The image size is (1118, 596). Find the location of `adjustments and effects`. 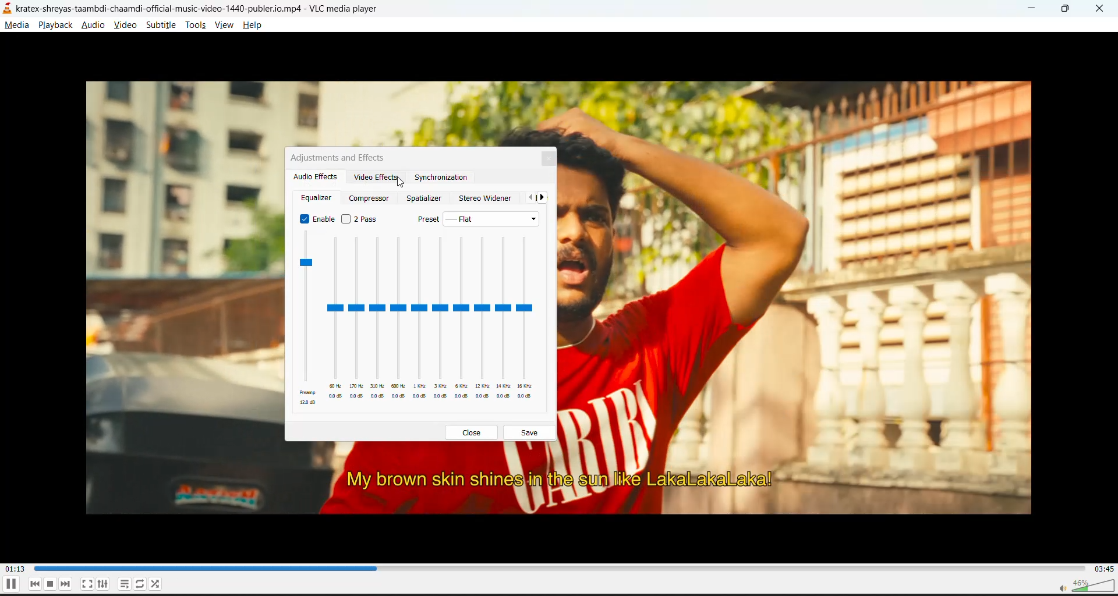

adjustments and effects is located at coordinates (336, 158).